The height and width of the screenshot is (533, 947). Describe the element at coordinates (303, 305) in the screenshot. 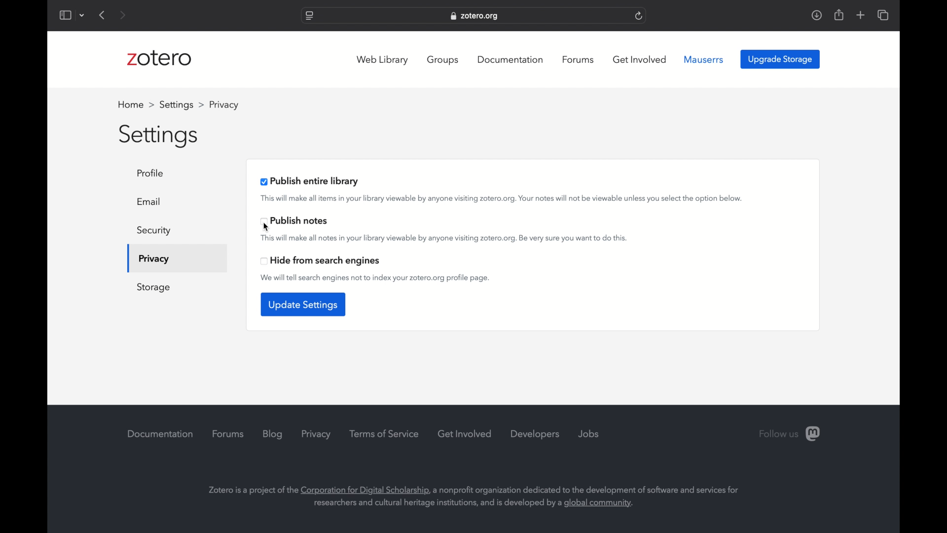

I see `update settings` at that location.